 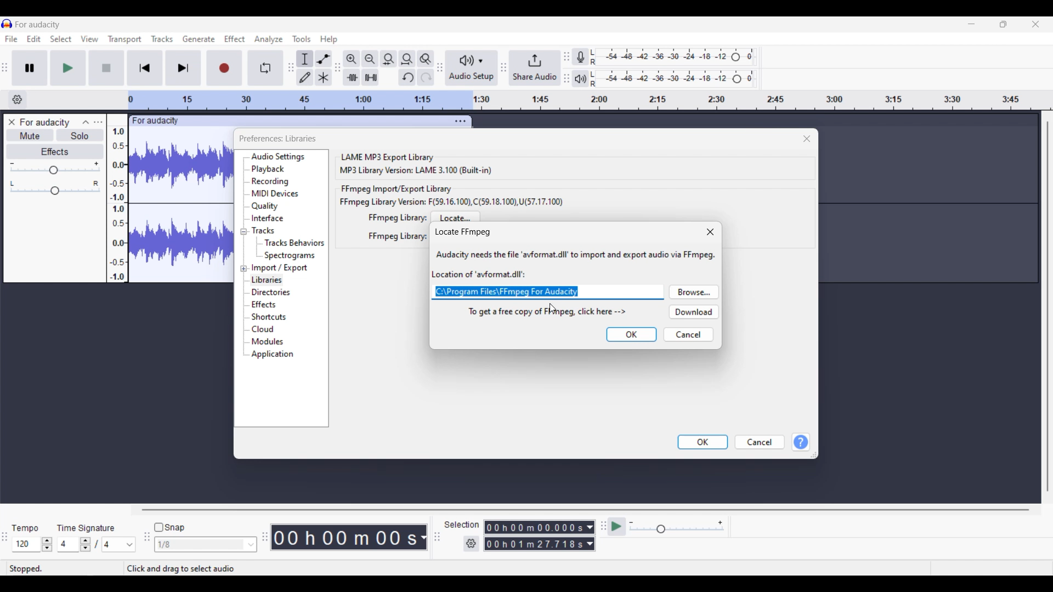 What do you see at coordinates (547, 312) in the screenshot?
I see `To get a free copy of FFmpeg, click here -->` at bounding box center [547, 312].